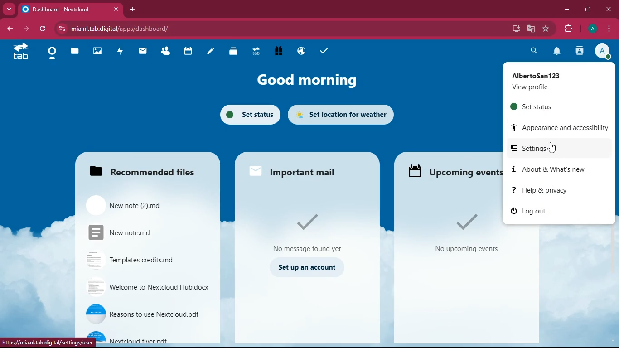 The height and width of the screenshot is (348, 619). What do you see at coordinates (147, 288) in the screenshot?
I see `Welcome to Nextcloud hub.docx` at bounding box center [147, 288].